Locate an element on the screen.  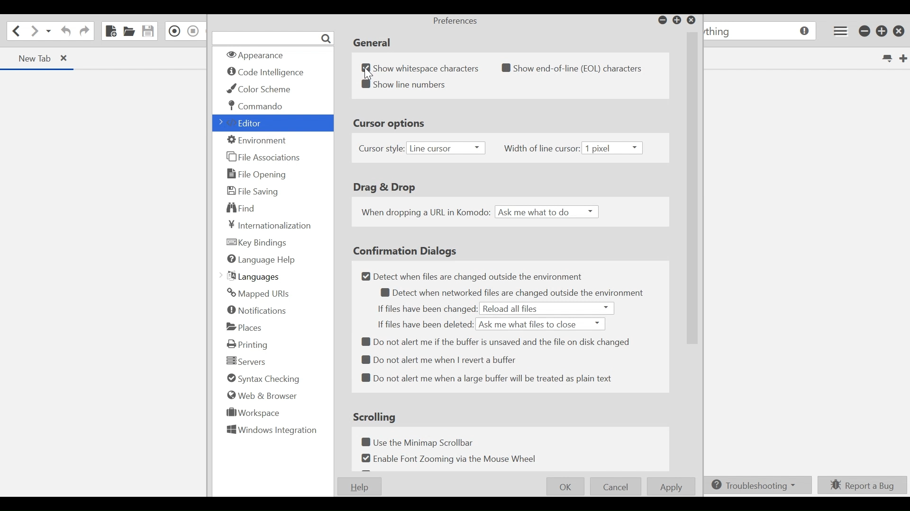
File Saving is located at coordinates (254, 191).